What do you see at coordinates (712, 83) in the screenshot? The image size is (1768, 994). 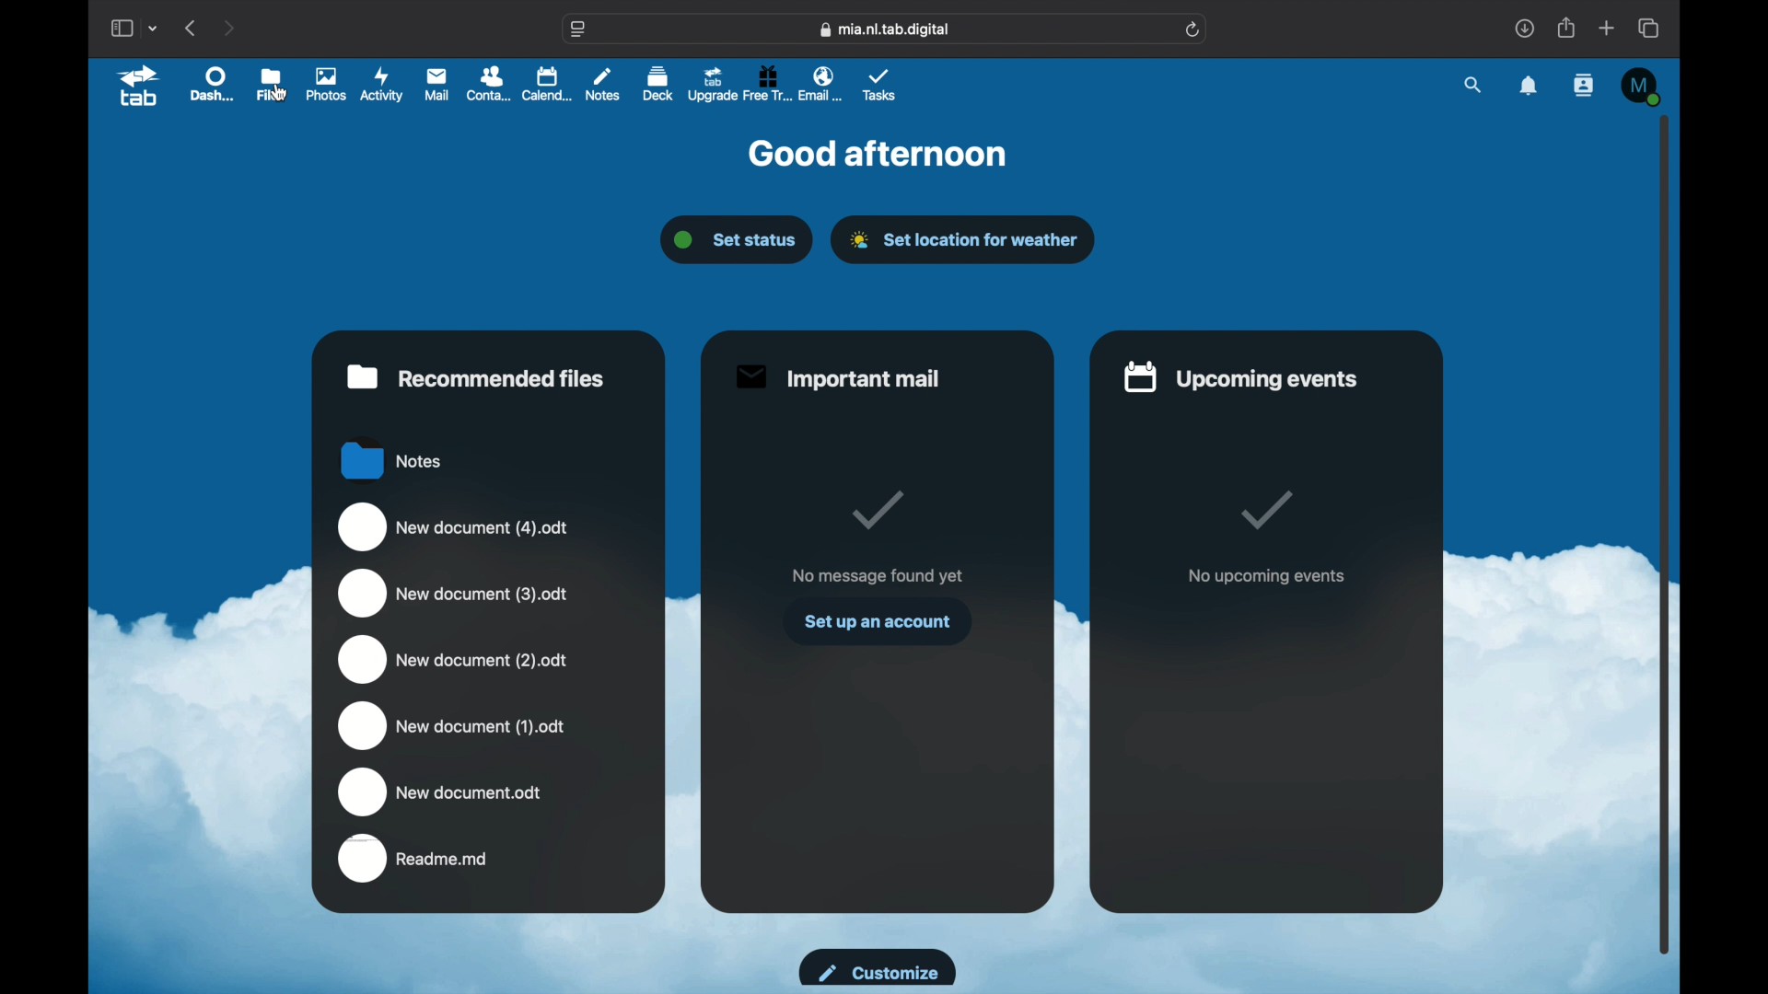 I see `upgrade` at bounding box center [712, 83].